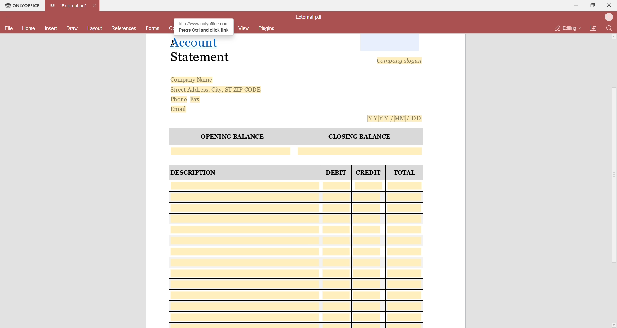 This screenshot has height=328, width=617. Describe the element at coordinates (613, 324) in the screenshot. I see `Scroll Down` at that location.